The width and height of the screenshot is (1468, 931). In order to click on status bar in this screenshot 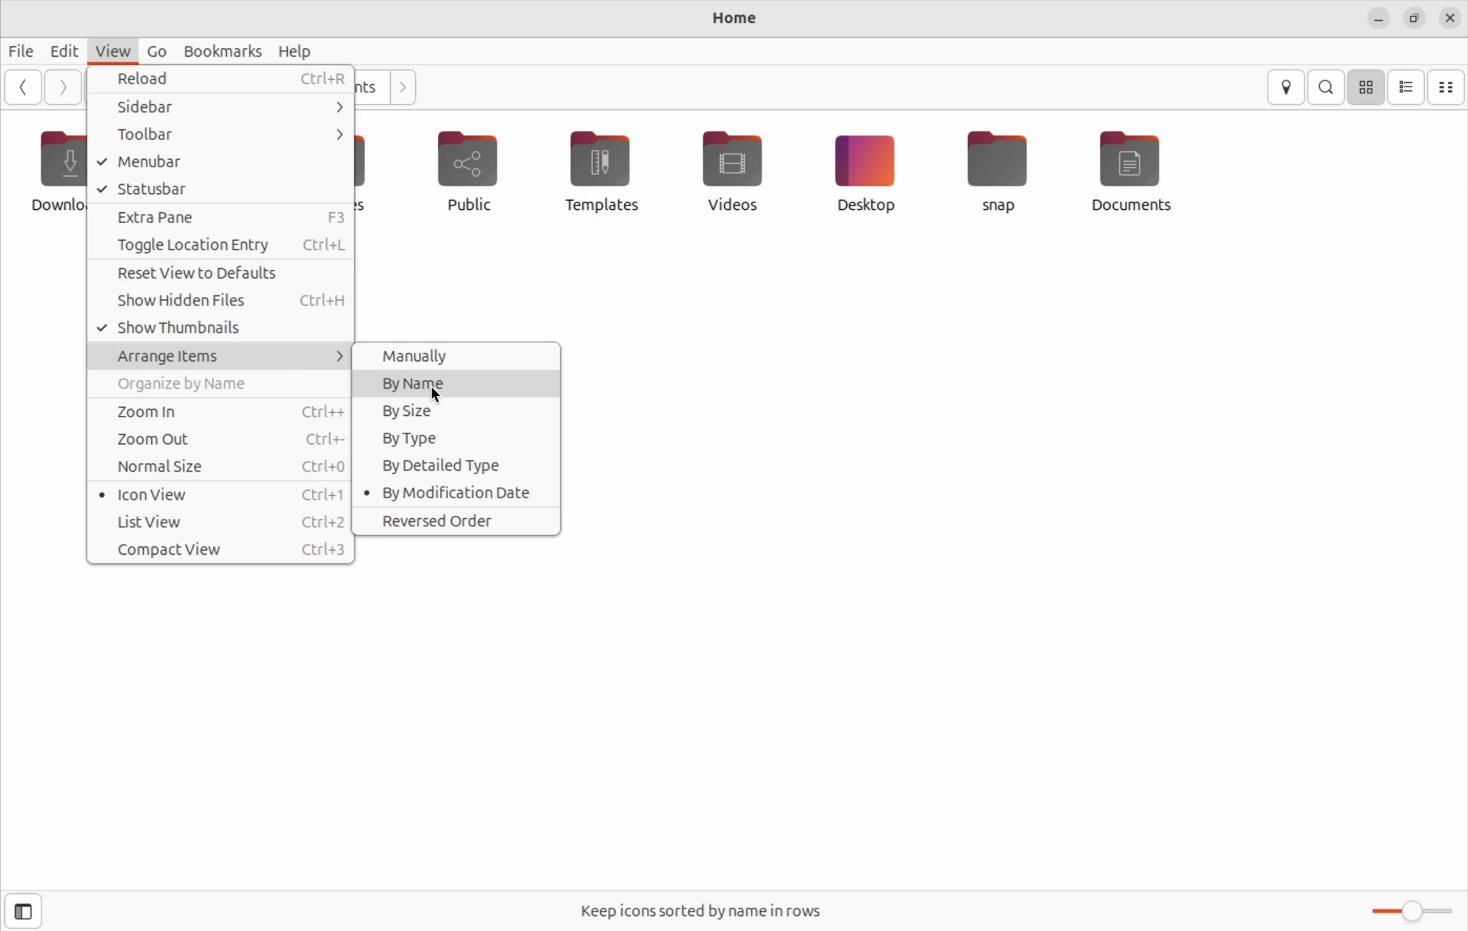, I will do `click(221, 190)`.